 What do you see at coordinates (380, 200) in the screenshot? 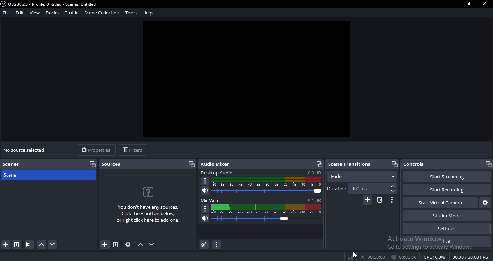
I see `delete scene transition` at bounding box center [380, 200].